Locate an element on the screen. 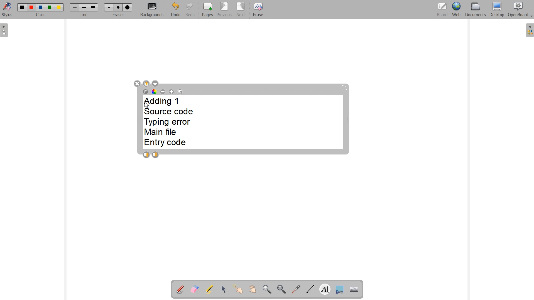  Layer up is located at coordinates (146, 155).